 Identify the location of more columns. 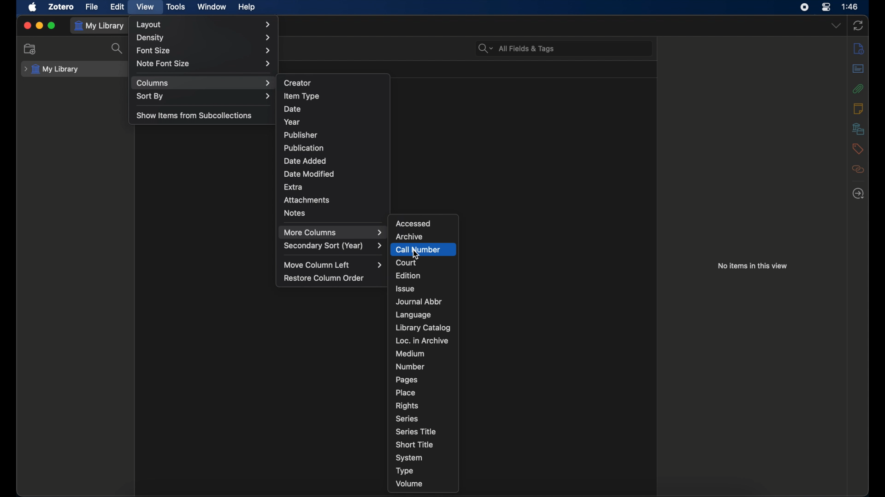
(333, 232).